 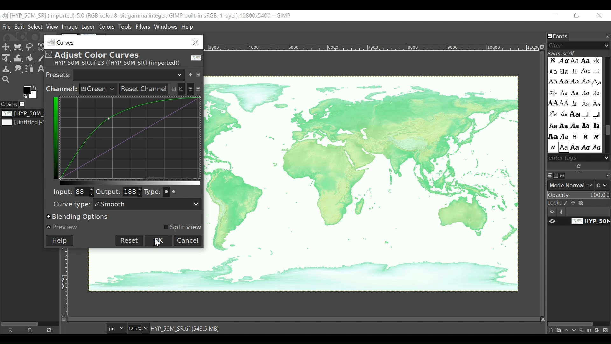 I want to click on Adjust curves, so click(x=177, y=88).